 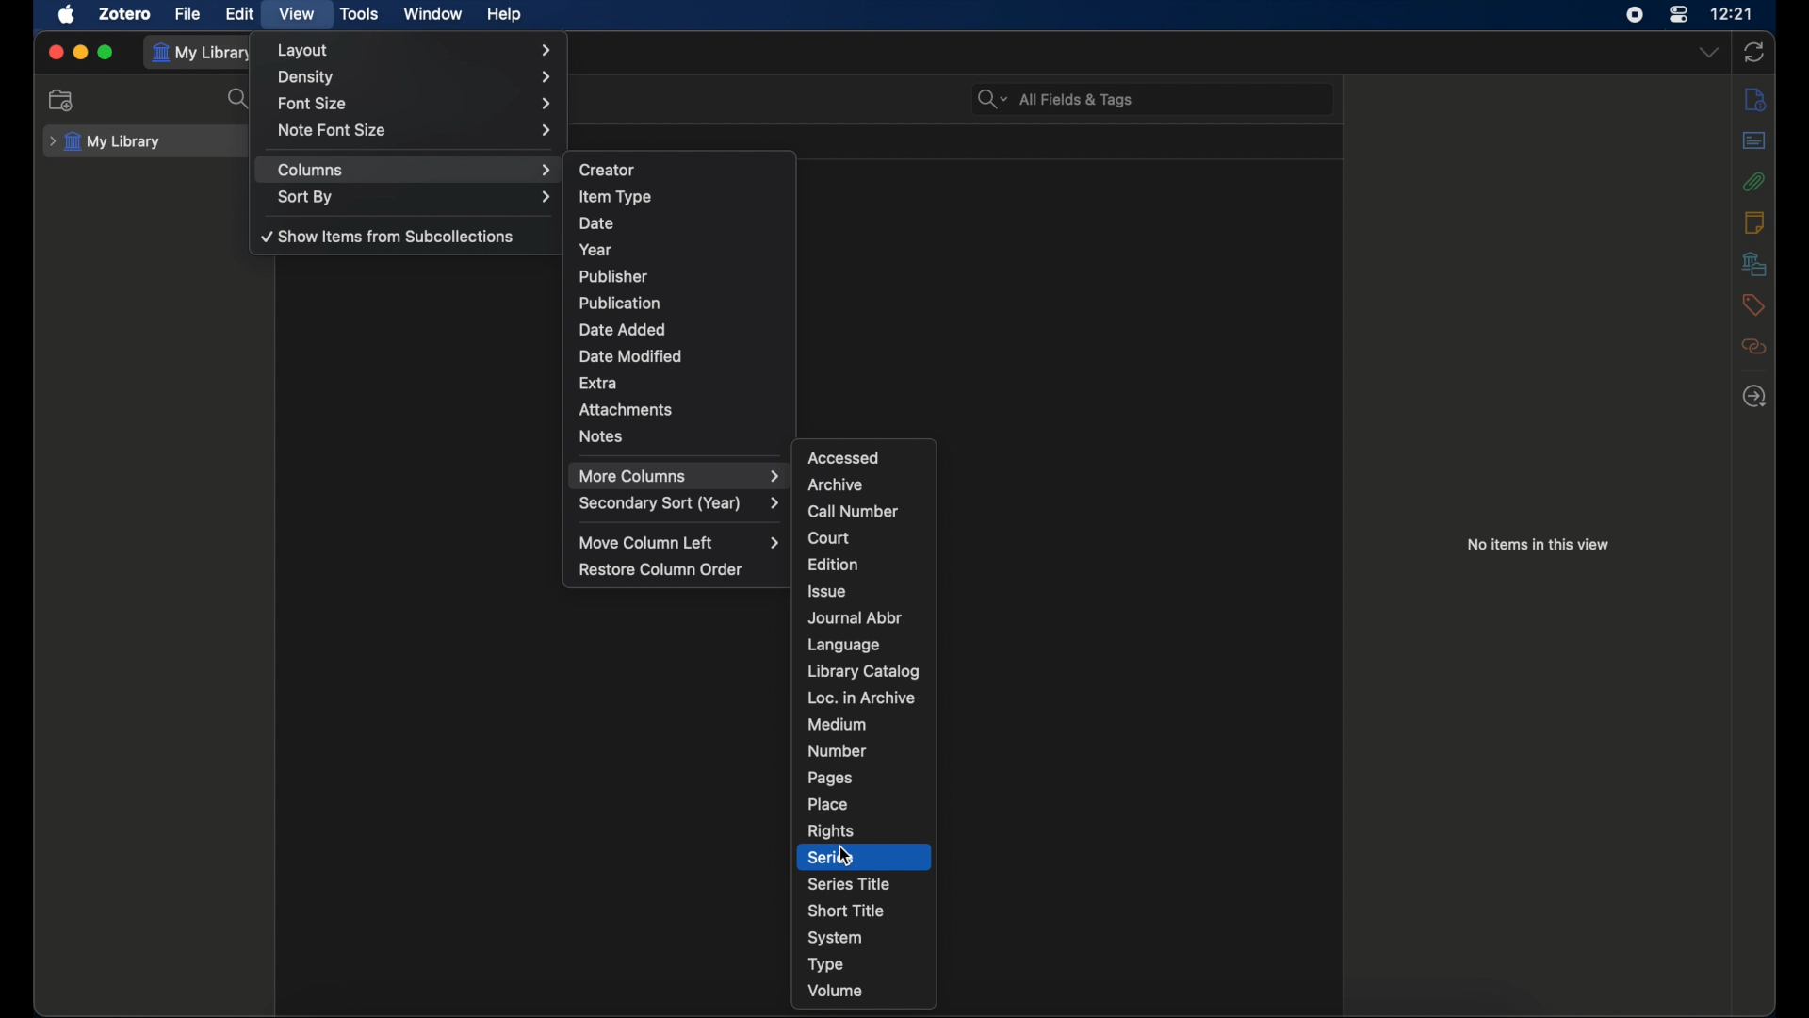 What do you see at coordinates (417, 50) in the screenshot?
I see `layout` at bounding box center [417, 50].